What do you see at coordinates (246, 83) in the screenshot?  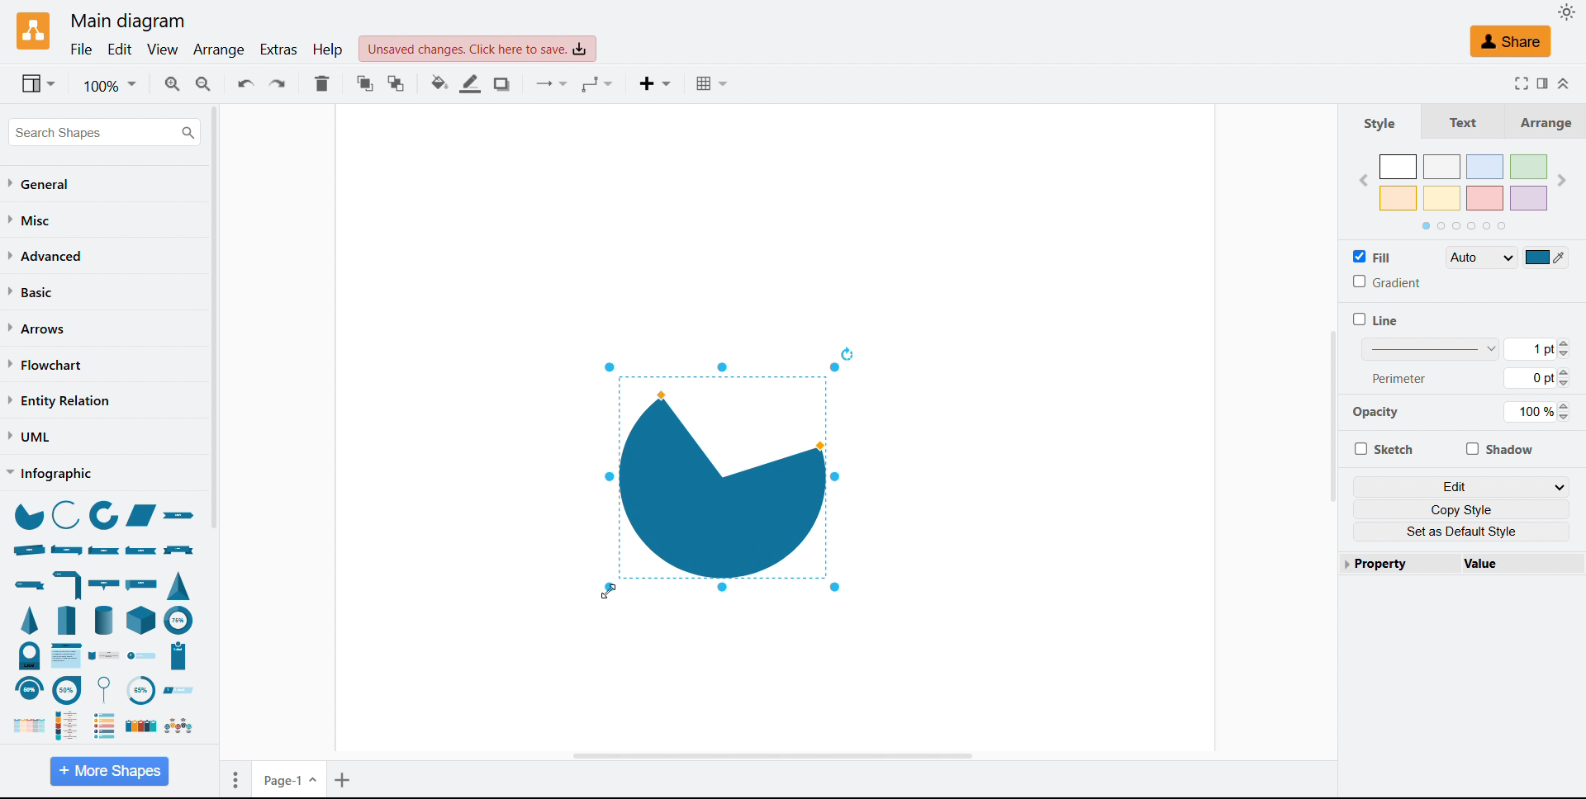 I see `Undo ` at bounding box center [246, 83].